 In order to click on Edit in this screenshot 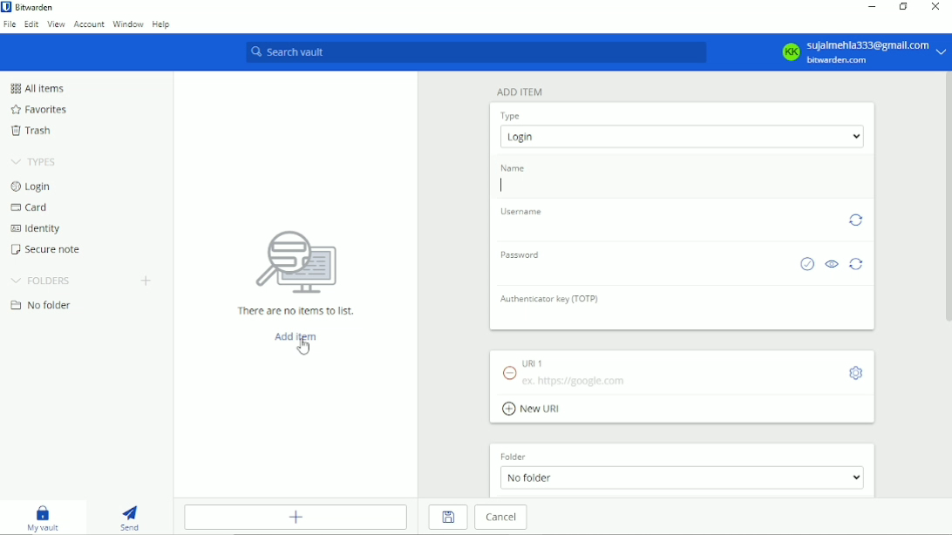, I will do `click(31, 24)`.